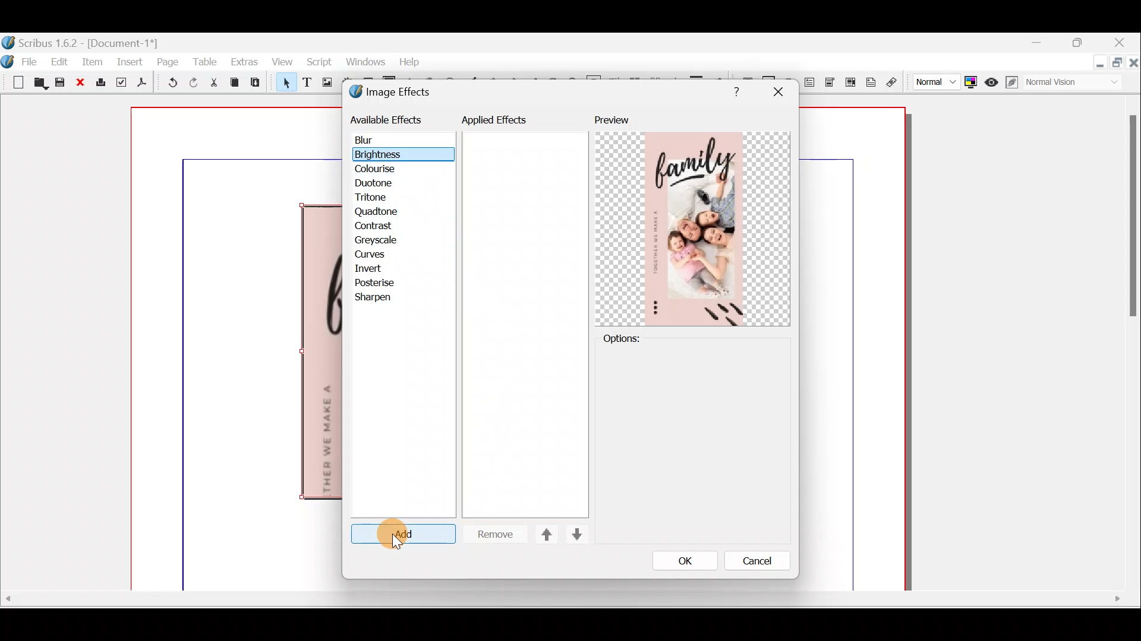  I want to click on Tritone, so click(376, 199).